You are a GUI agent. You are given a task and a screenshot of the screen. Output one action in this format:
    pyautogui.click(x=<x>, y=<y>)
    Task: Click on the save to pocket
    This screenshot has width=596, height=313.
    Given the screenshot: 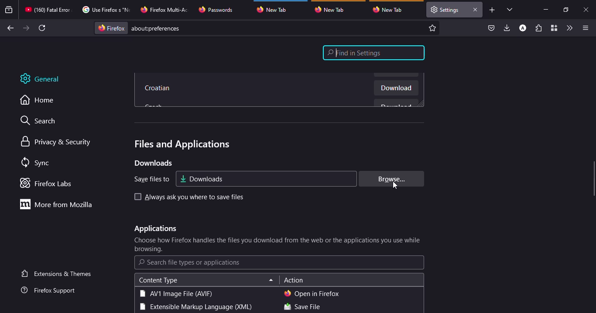 What is the action you would take?
    pyautogui.click(x=491, y=28)
    